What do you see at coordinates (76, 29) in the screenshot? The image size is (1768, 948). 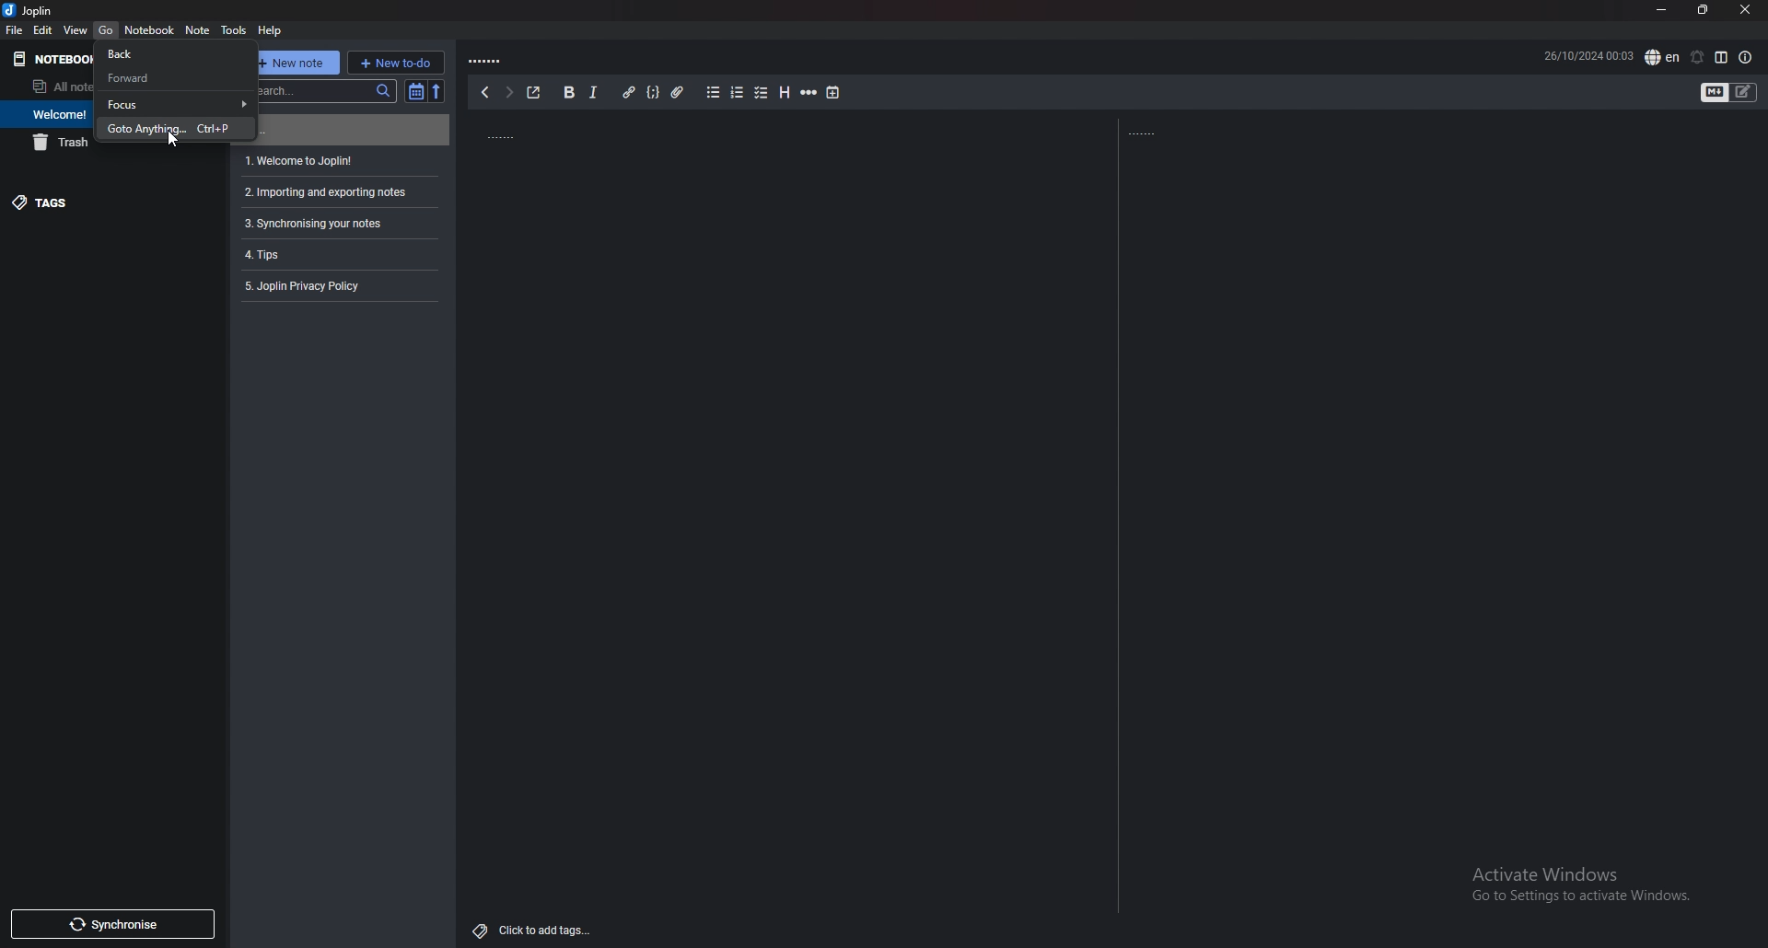 I see `view` at bounding box center [76, 29].